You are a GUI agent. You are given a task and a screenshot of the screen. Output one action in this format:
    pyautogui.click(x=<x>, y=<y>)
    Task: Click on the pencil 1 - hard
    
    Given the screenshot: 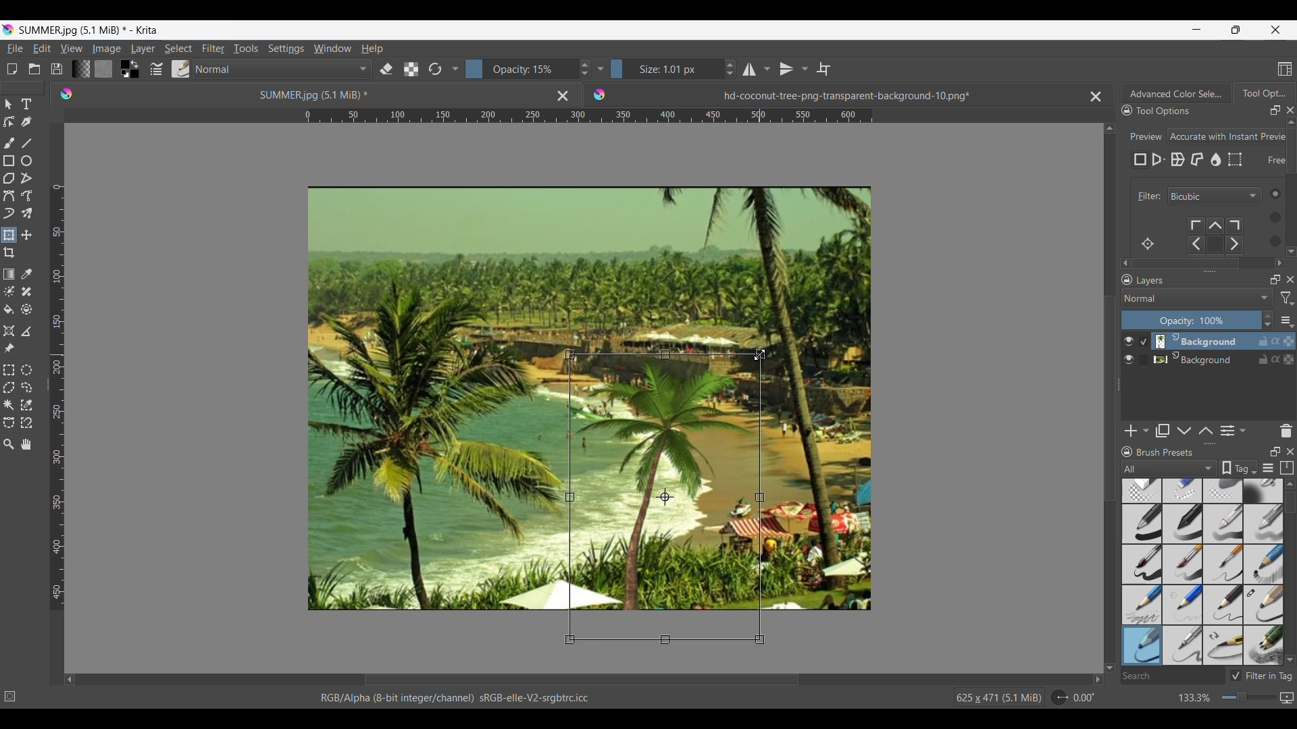 What is the action you would take?
    pyautogui.click(x=1183, y=604)
    